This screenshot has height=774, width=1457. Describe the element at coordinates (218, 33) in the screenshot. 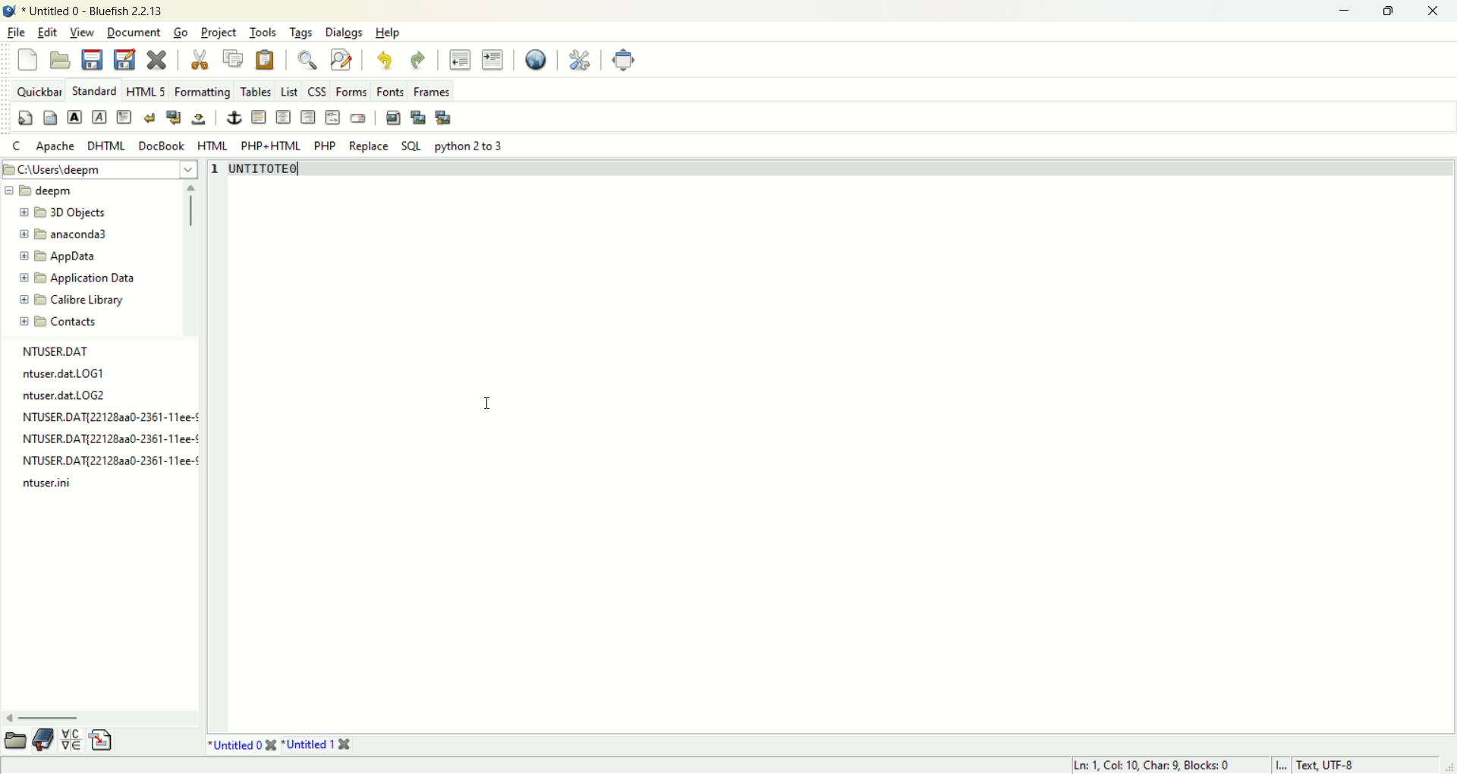

I see `project` at that location.